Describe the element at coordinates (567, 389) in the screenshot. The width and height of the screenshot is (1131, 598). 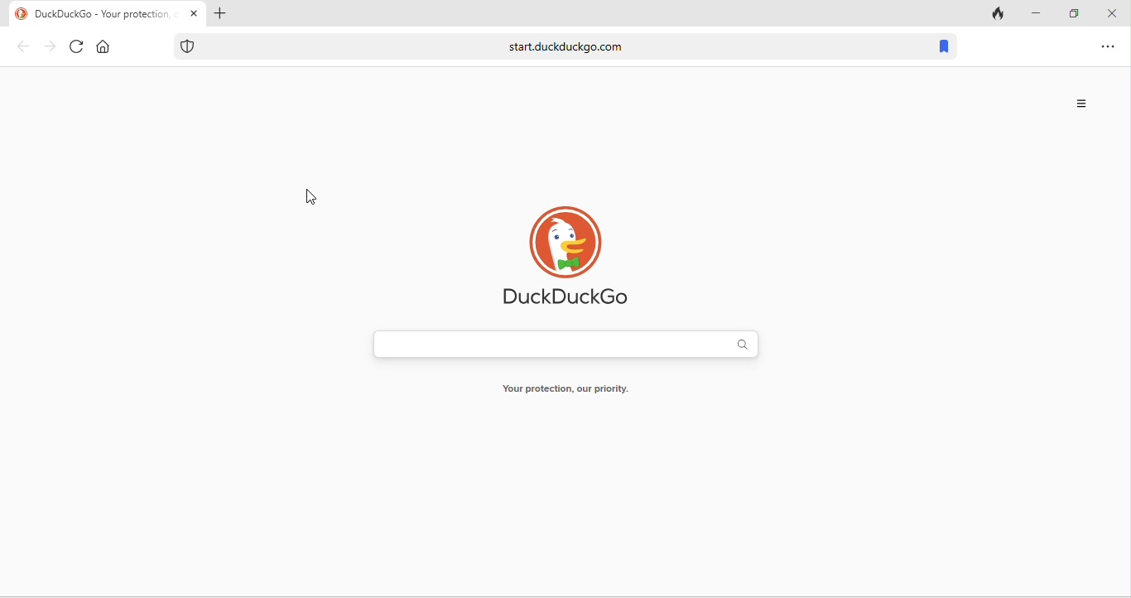
I see `Your protection our priority` at that location.